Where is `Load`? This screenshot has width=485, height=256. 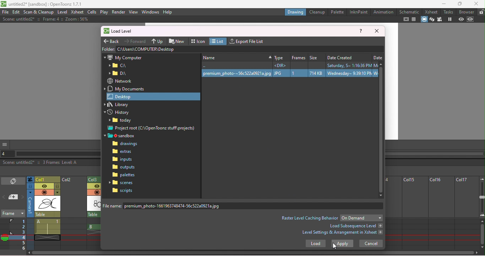
Load is located at coordinates (315, 244).